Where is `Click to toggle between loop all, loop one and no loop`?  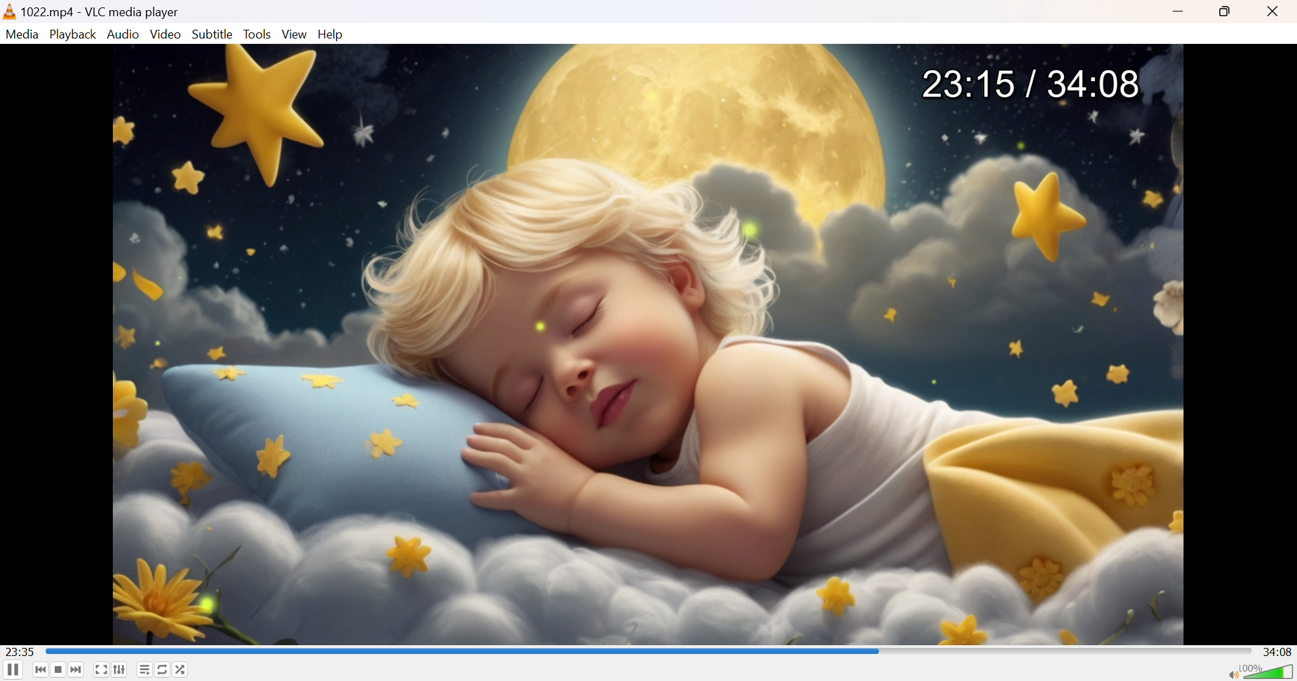
Click to toggle between loop all, loop one and no loop is located at coordinates (163, 670).